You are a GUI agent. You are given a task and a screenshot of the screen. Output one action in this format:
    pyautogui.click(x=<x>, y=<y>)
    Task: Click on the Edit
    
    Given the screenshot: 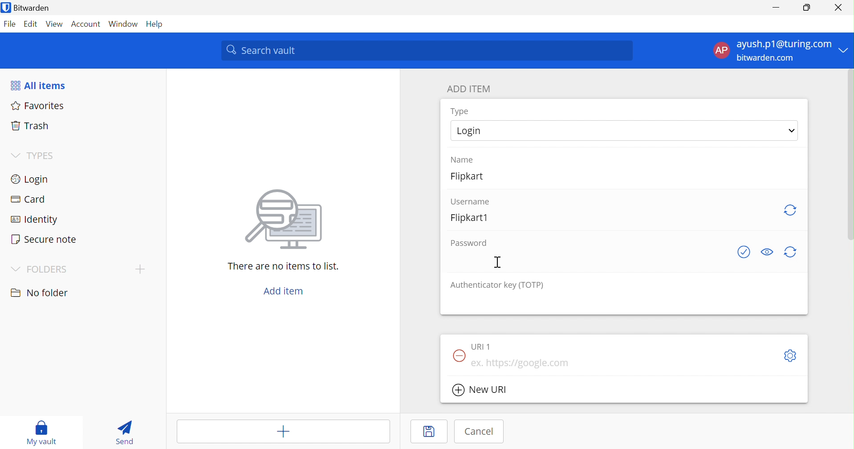 What is the action you would take?
    pyautogui.click(x=29, y=24)
    